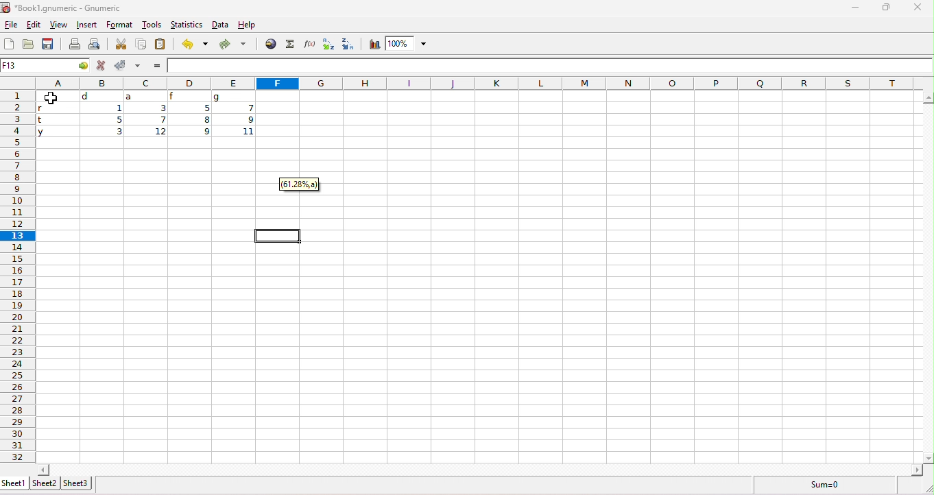  Describe the element at coordinates (100, 65) in the screenshot. I see `reject` at that location.